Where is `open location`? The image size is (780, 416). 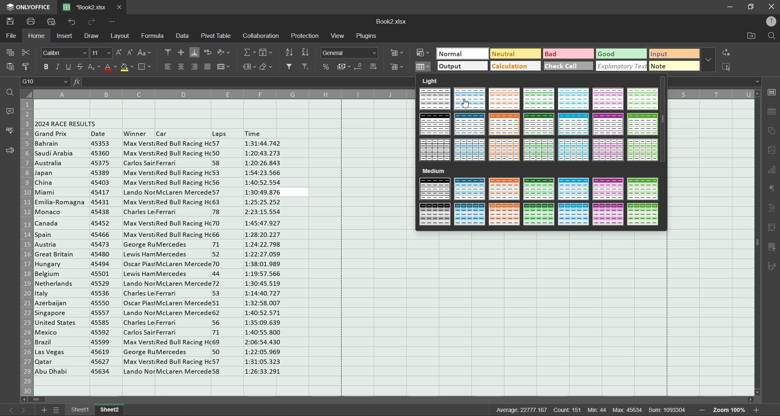 open location is located at coordinates (753, 37).